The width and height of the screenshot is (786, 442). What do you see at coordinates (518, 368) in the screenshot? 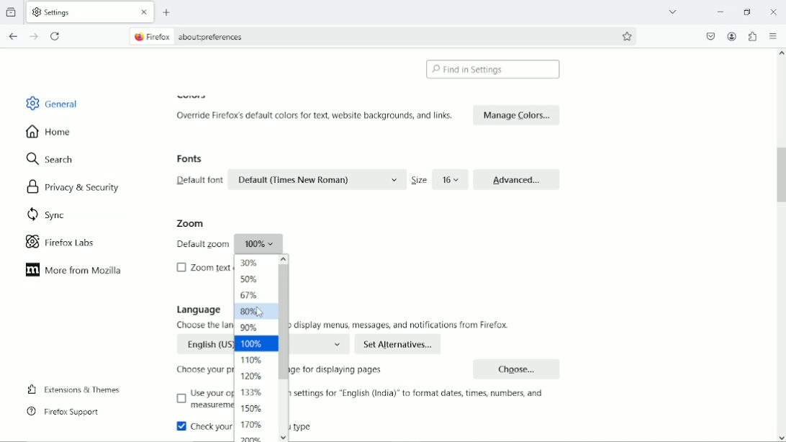
I see `Choose...` at bounding box center [518, 368].